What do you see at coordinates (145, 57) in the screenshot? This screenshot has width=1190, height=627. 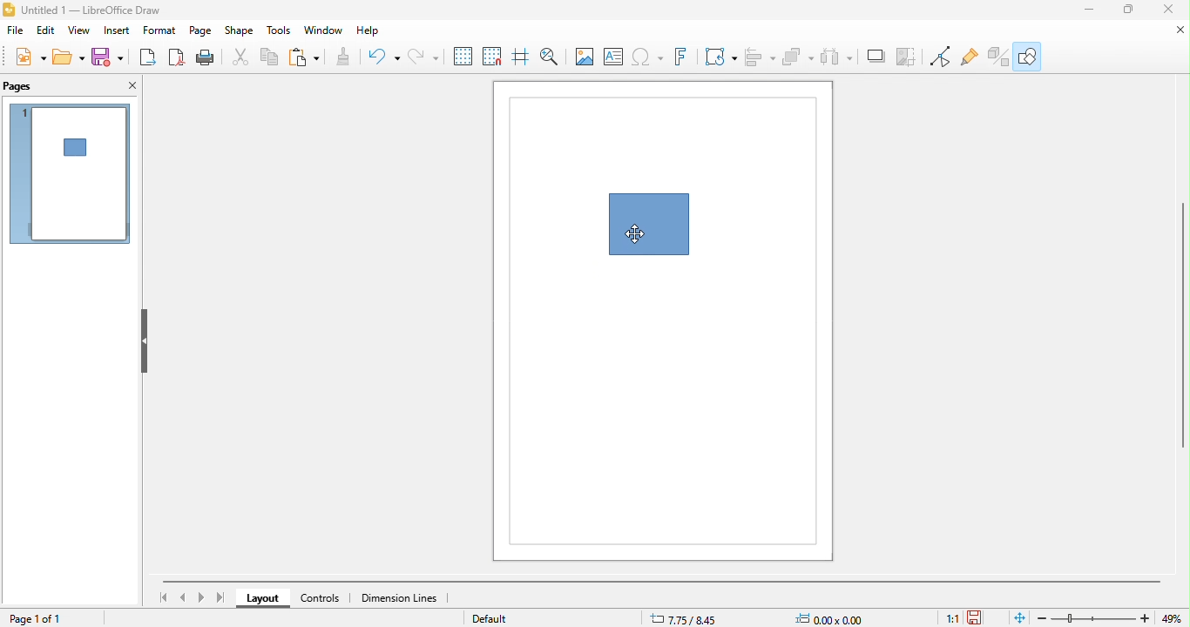 I see `export` at bounding box center [145, 57].